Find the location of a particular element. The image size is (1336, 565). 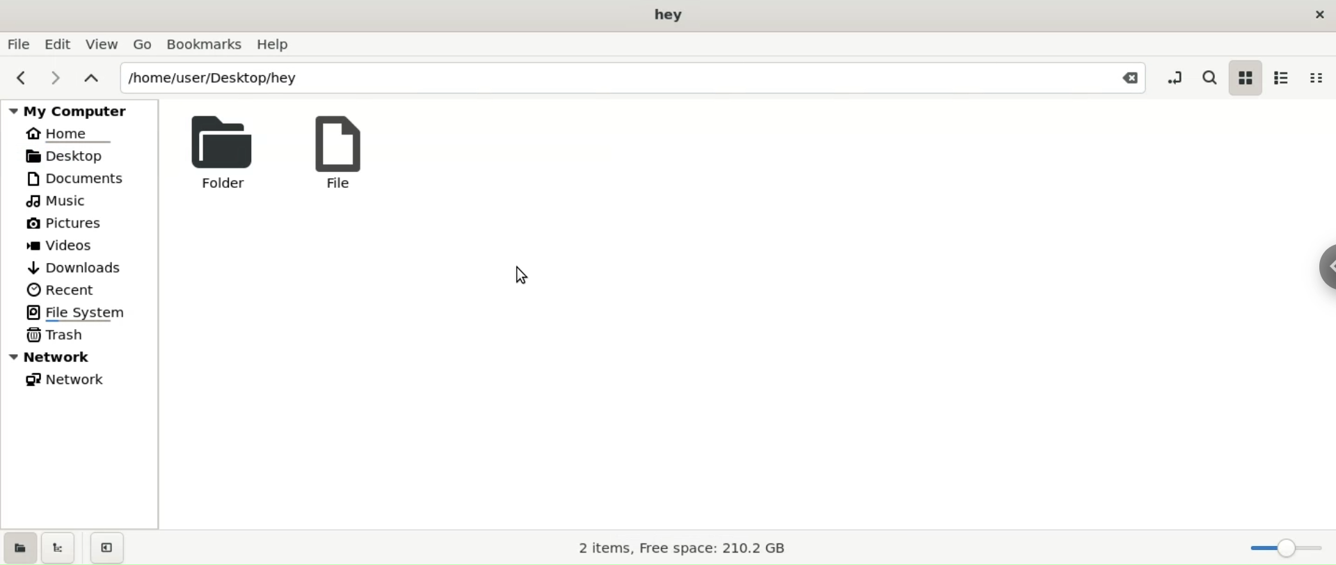

documents is located at coordinates (76, 178).